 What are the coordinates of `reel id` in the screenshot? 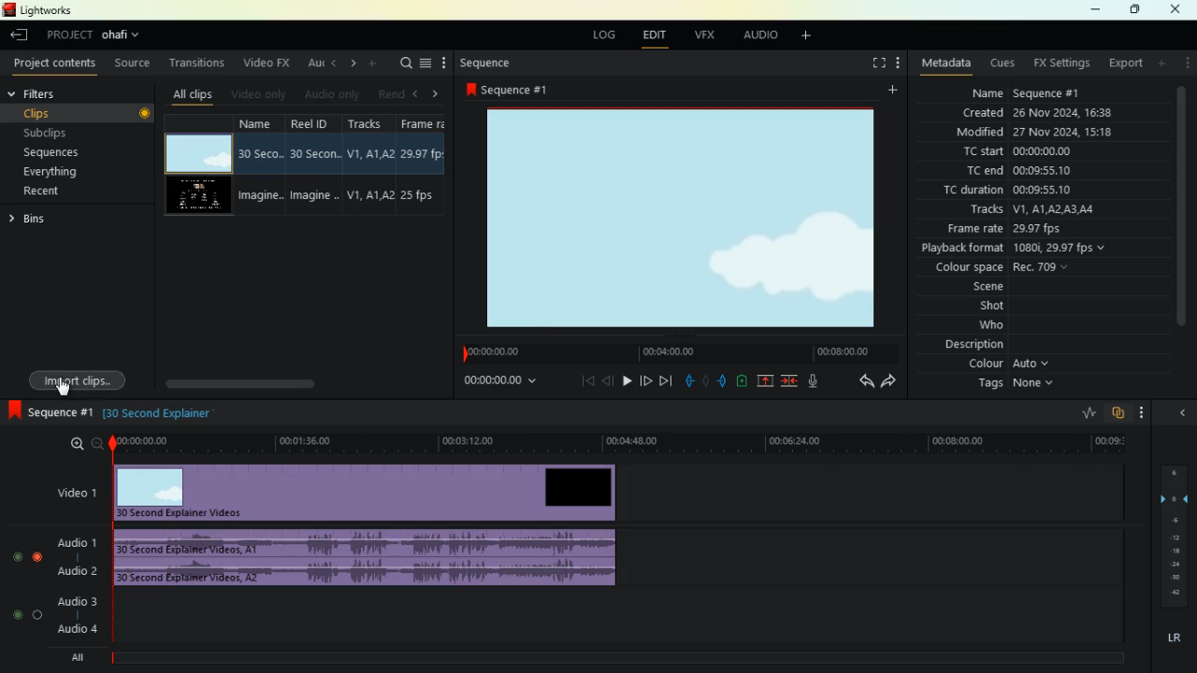 It's located at (317, 166).